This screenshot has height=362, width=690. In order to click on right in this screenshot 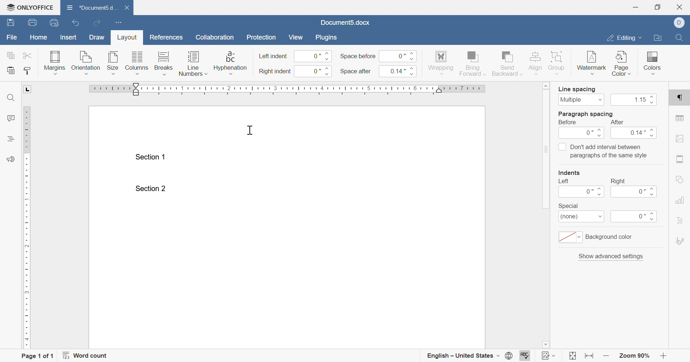, I will do `click(618, 181)`.